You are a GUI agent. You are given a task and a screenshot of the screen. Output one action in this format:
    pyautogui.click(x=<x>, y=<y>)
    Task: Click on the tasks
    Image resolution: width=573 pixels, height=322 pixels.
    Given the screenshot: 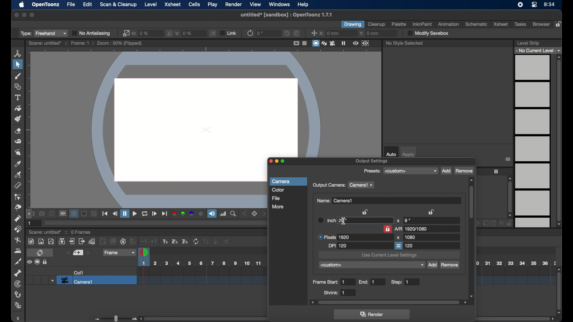 What is the action you would take?
    pyautogui.click(x=521, y=24)
    